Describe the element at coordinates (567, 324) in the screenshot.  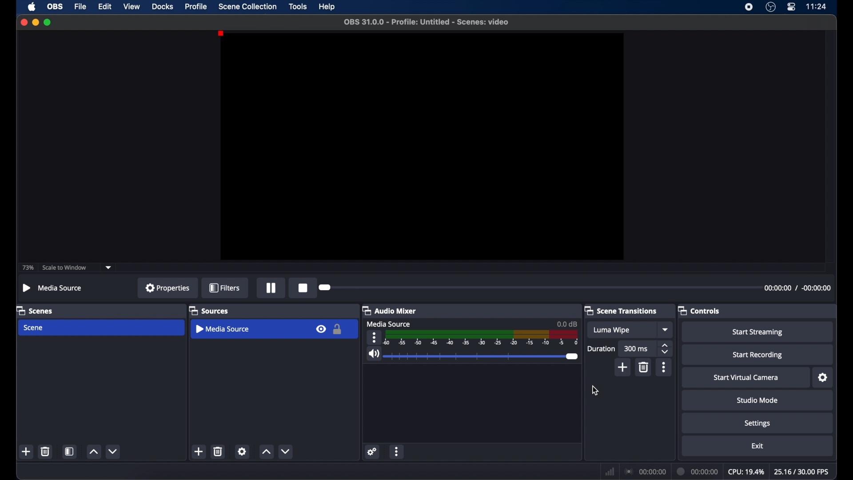
I see `0.0` at that location.